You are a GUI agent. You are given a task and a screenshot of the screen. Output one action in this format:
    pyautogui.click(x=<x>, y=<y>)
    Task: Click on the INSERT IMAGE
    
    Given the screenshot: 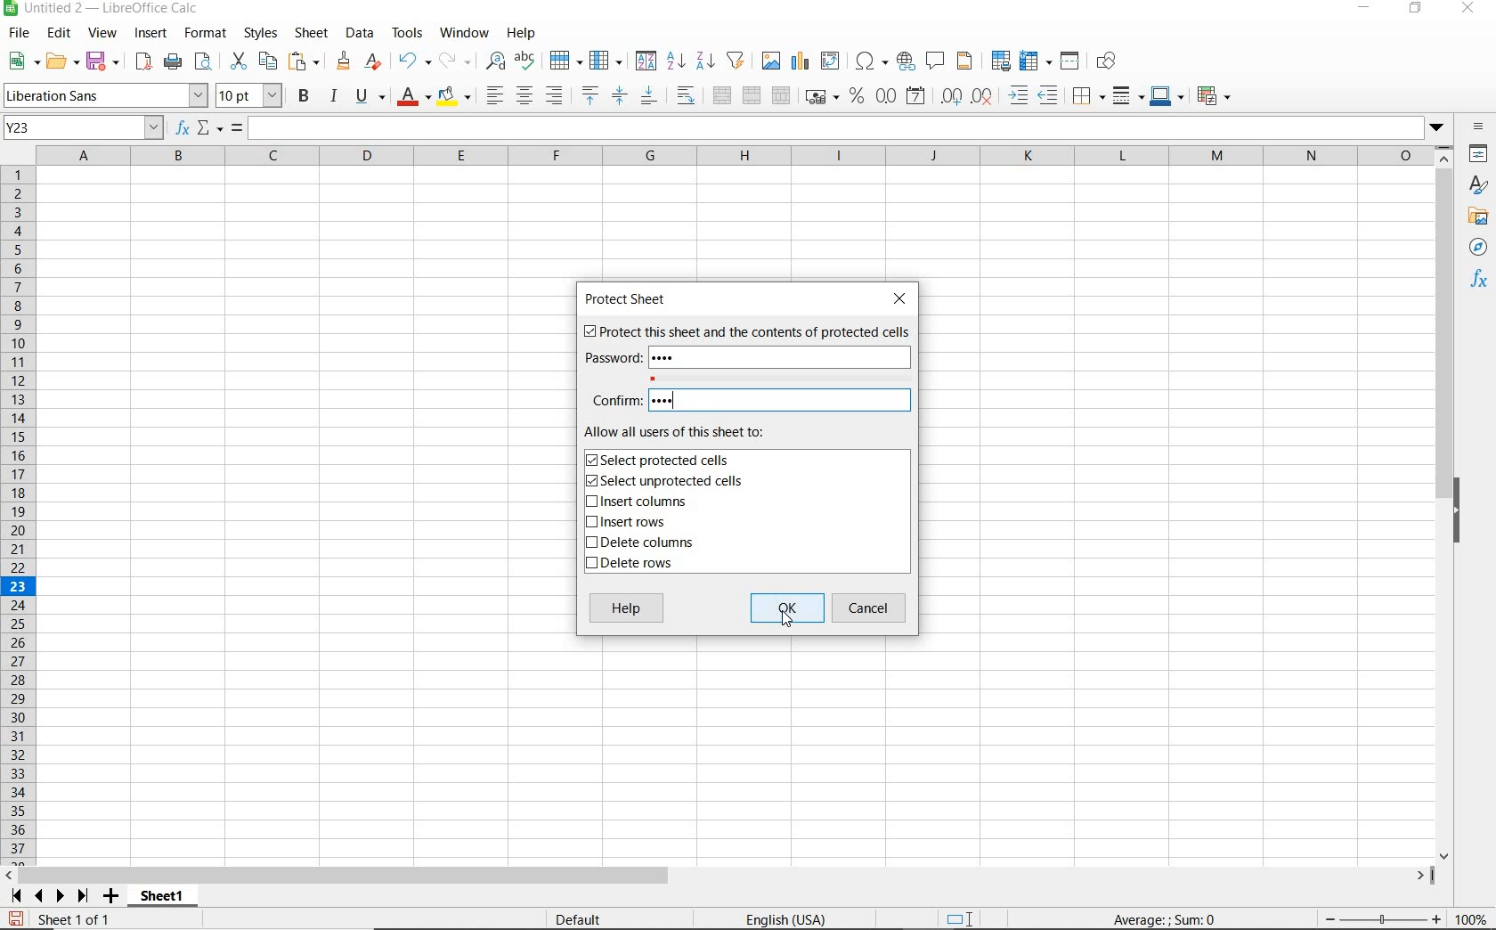 What is the action you would take?
    pyautogui.click(x=771, y=60)
    